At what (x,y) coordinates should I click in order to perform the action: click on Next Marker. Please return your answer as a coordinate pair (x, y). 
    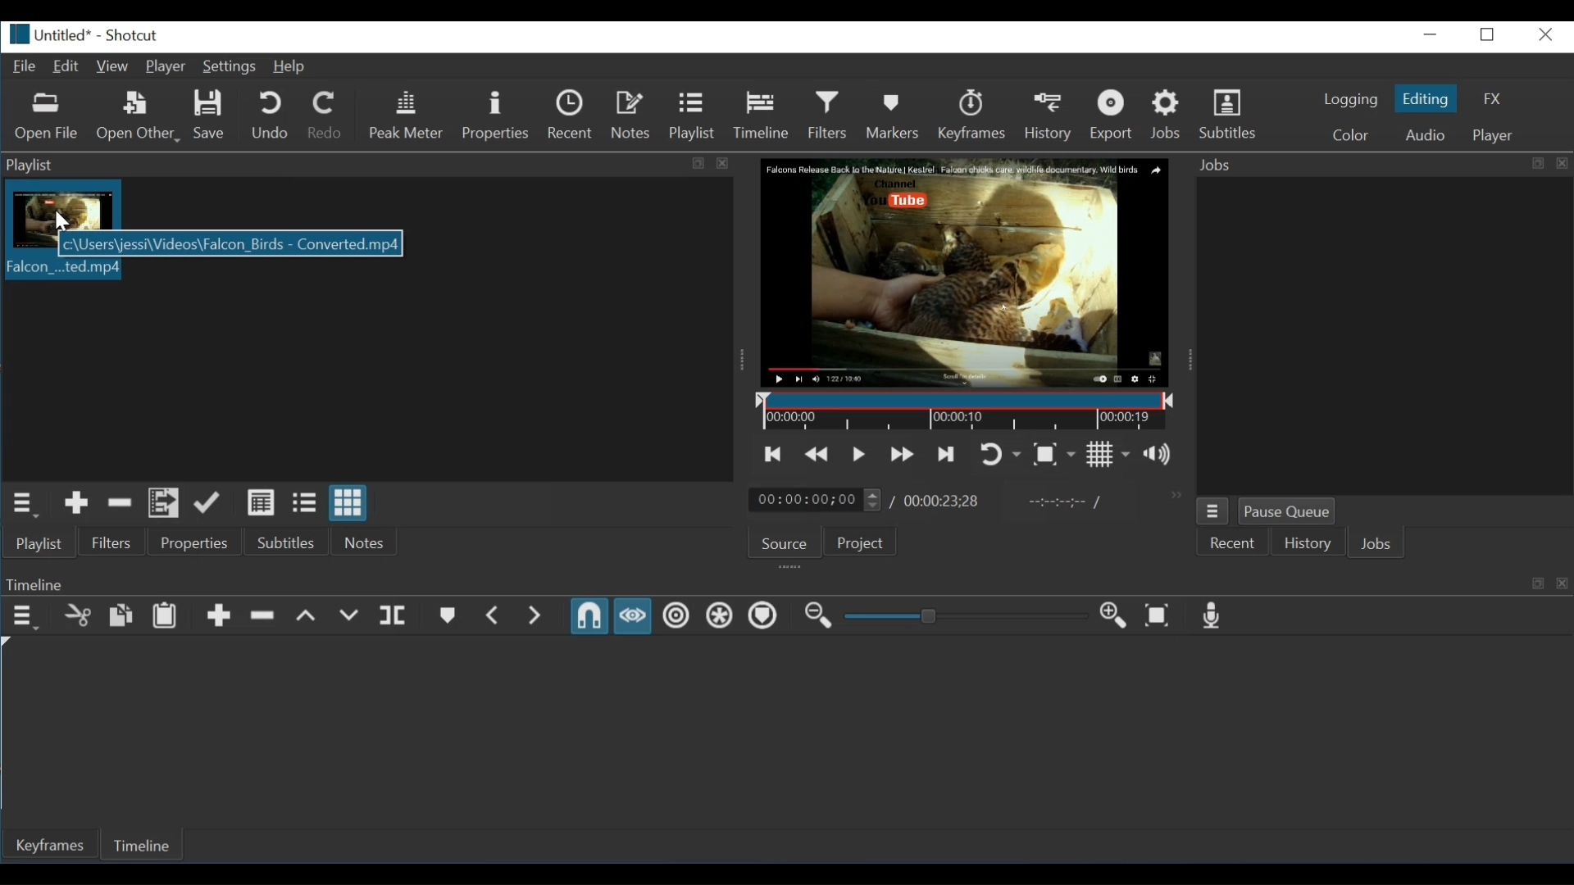
    Looking at the image, I should click on (538, 616).